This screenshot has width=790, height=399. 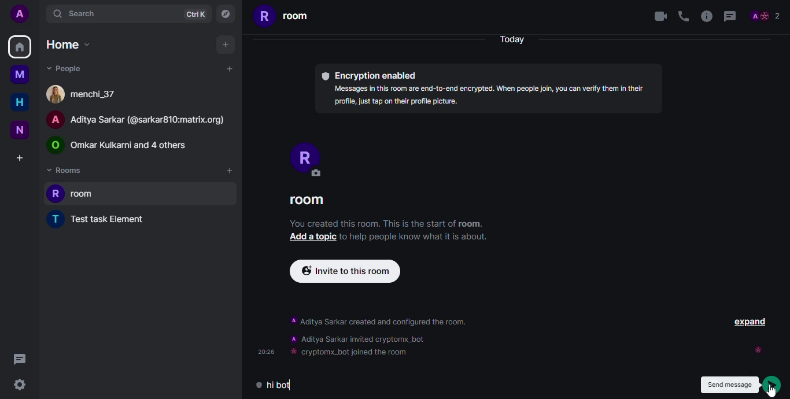 I want to click on send, so click(x=771, y=385).